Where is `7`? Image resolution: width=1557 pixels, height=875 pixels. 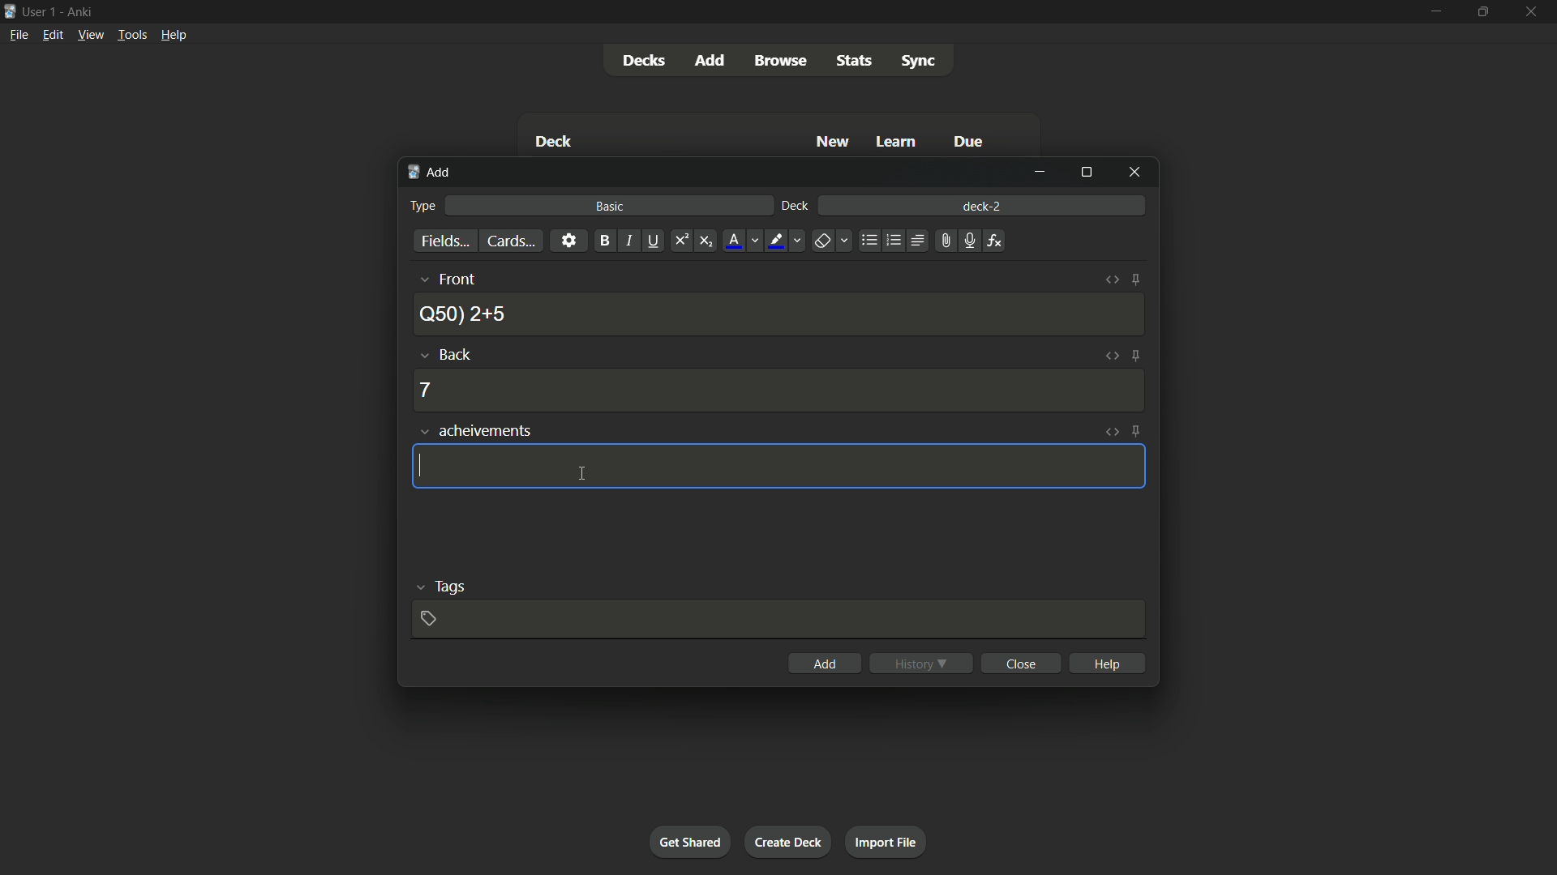
7 is located at coordinates (429, 390).